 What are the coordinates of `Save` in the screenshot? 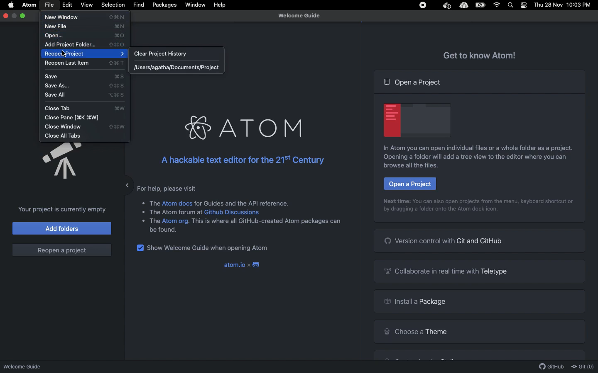 It's located at (87, 77).